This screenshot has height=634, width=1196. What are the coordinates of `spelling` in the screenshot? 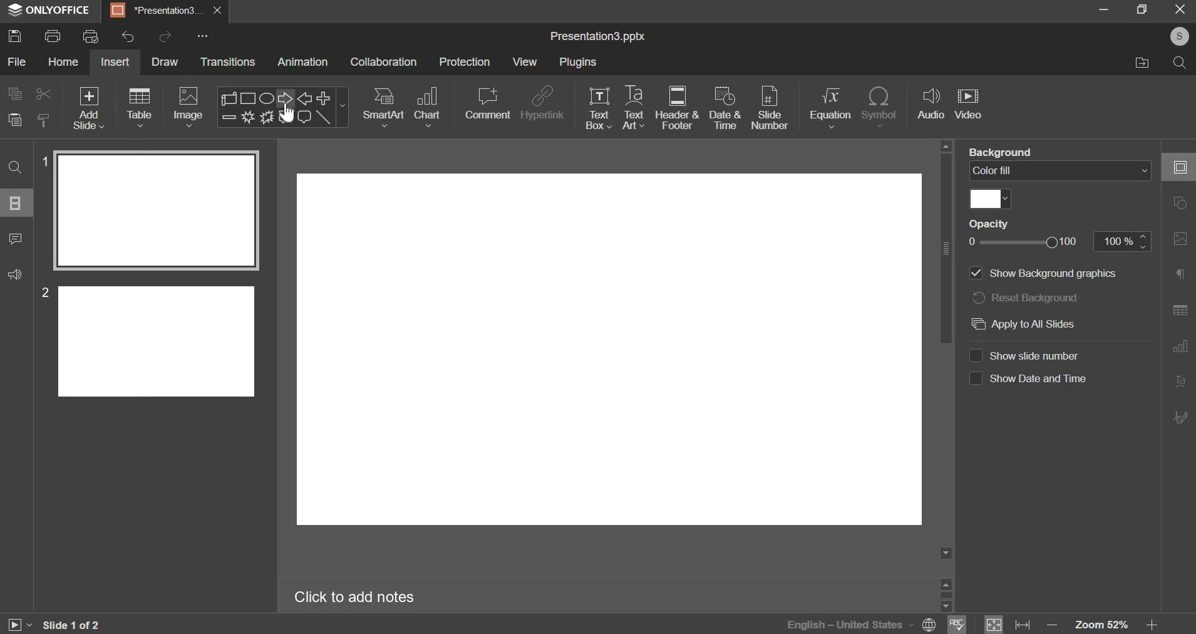 It's located at (957, 623).